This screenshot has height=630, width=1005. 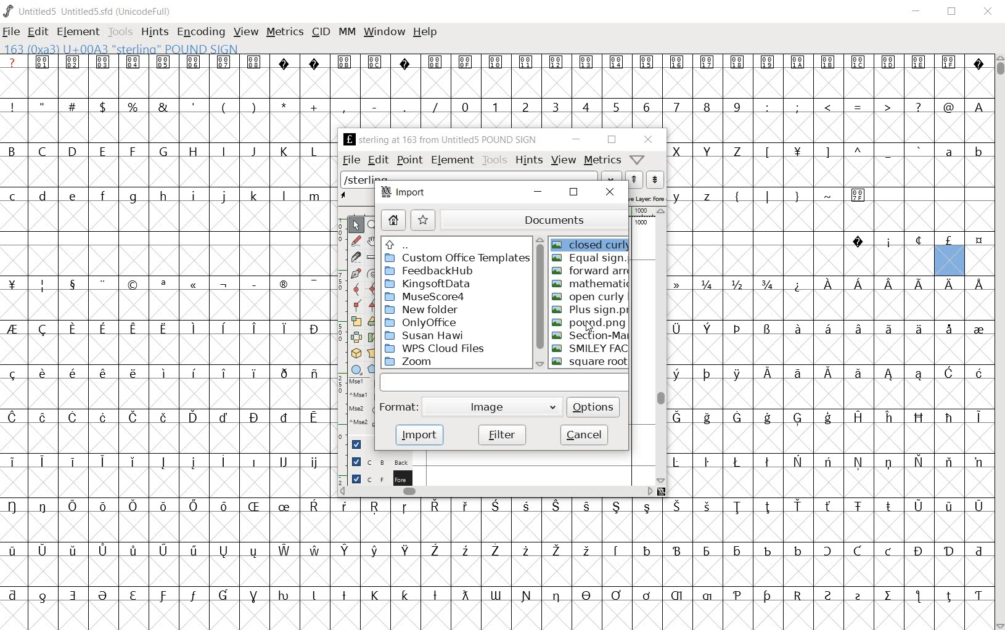 I want to click on Symbol, so click(x=769, y=62).